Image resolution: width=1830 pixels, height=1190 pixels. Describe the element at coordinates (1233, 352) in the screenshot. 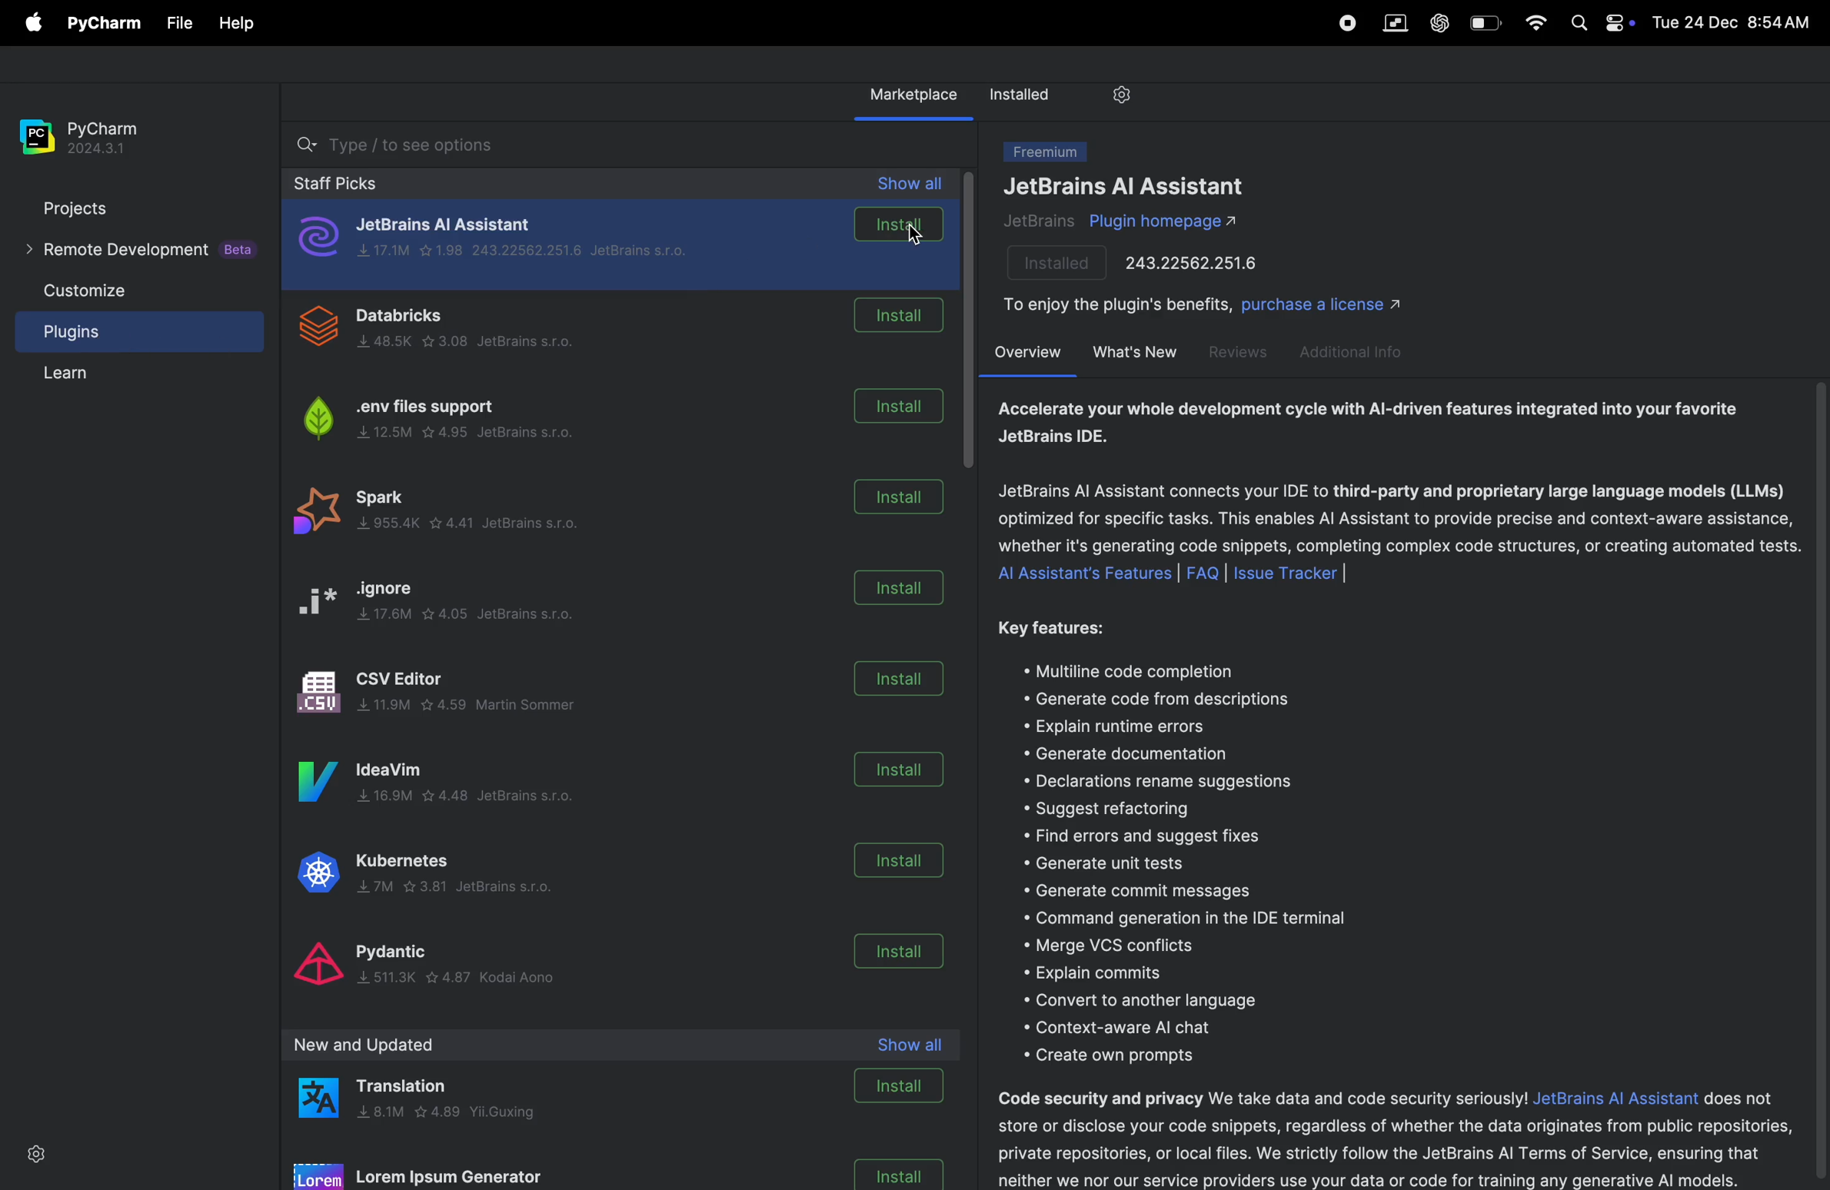

I see `reviews` at that location.